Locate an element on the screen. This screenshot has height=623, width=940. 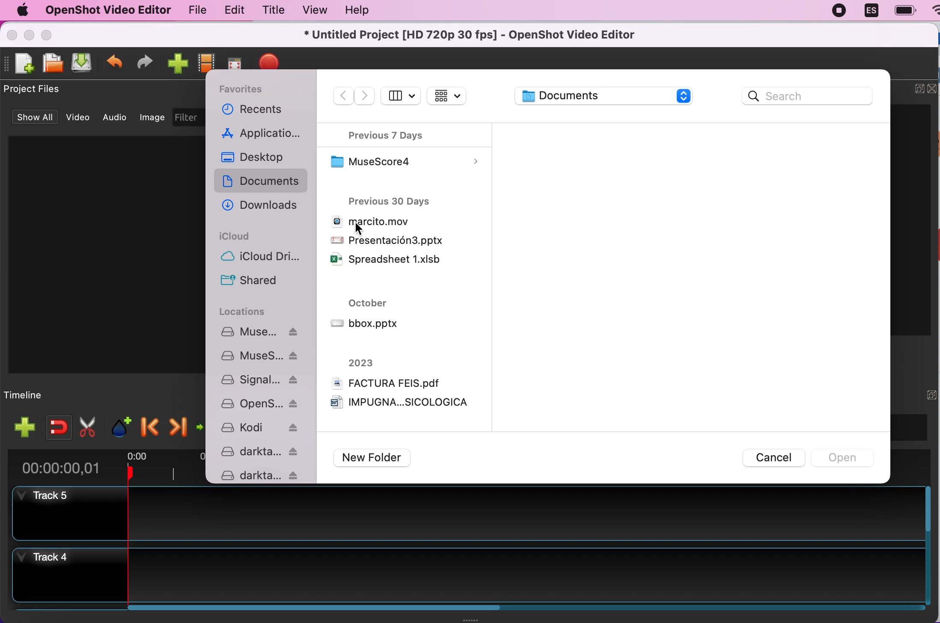
previous 7 days is located at coordinates (399, 134).